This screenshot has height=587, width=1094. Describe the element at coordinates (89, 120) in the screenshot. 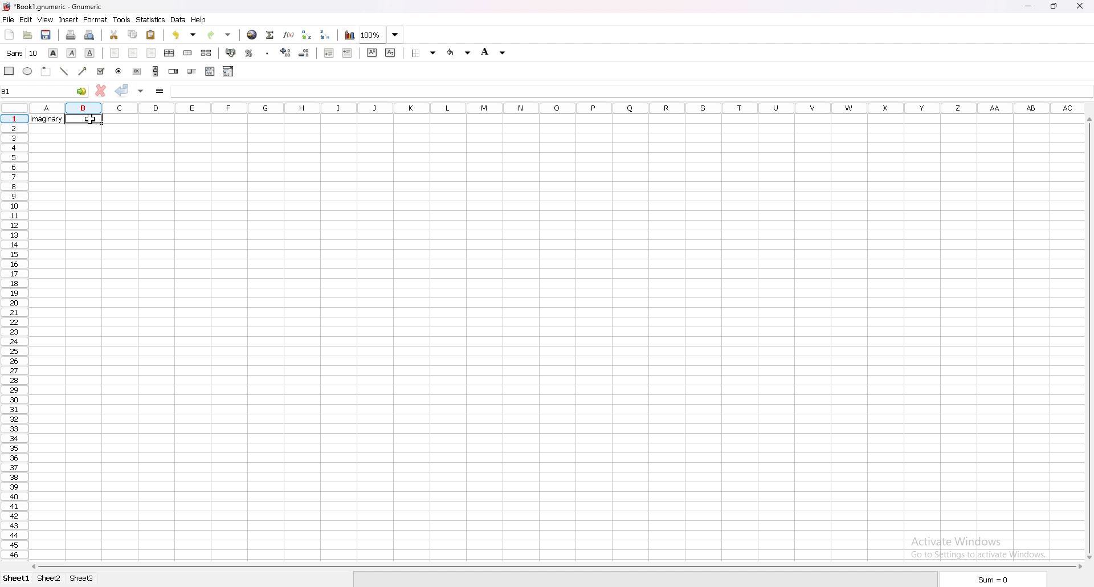

I see `cursor` at that location.